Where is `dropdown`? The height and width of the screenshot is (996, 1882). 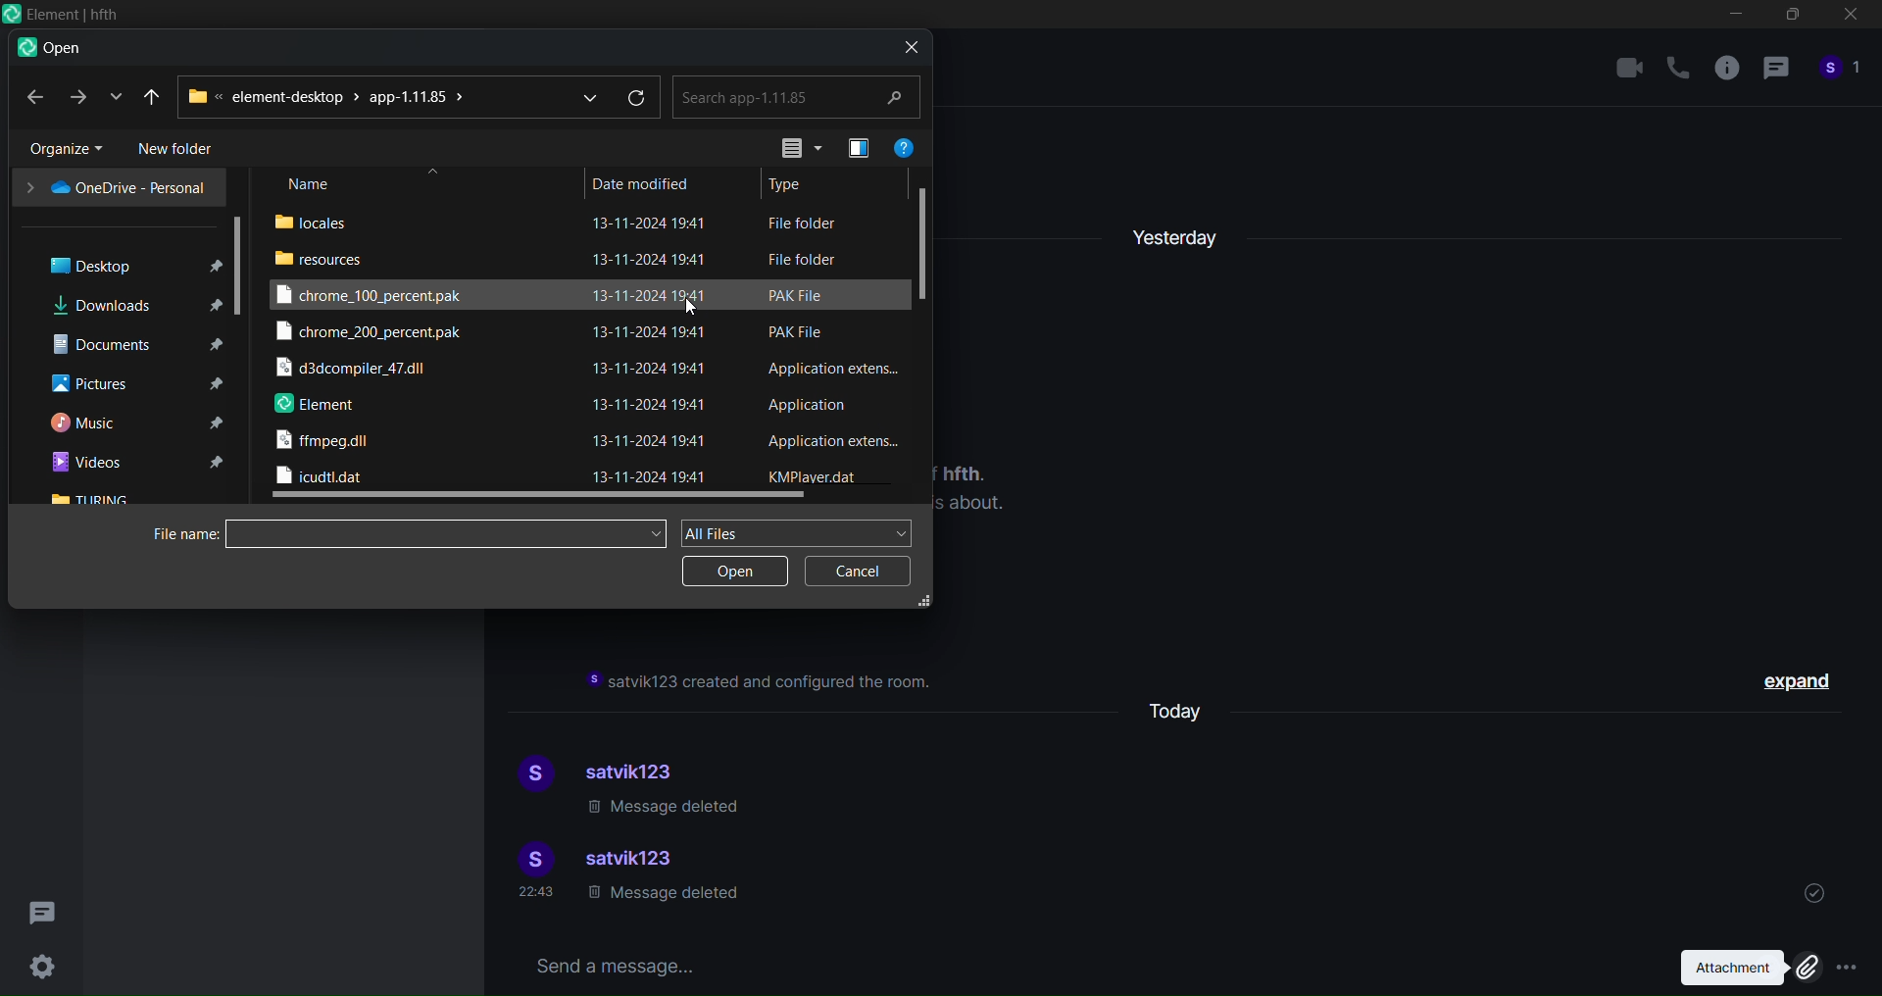 dropdown is located at coordinates (583, 95).